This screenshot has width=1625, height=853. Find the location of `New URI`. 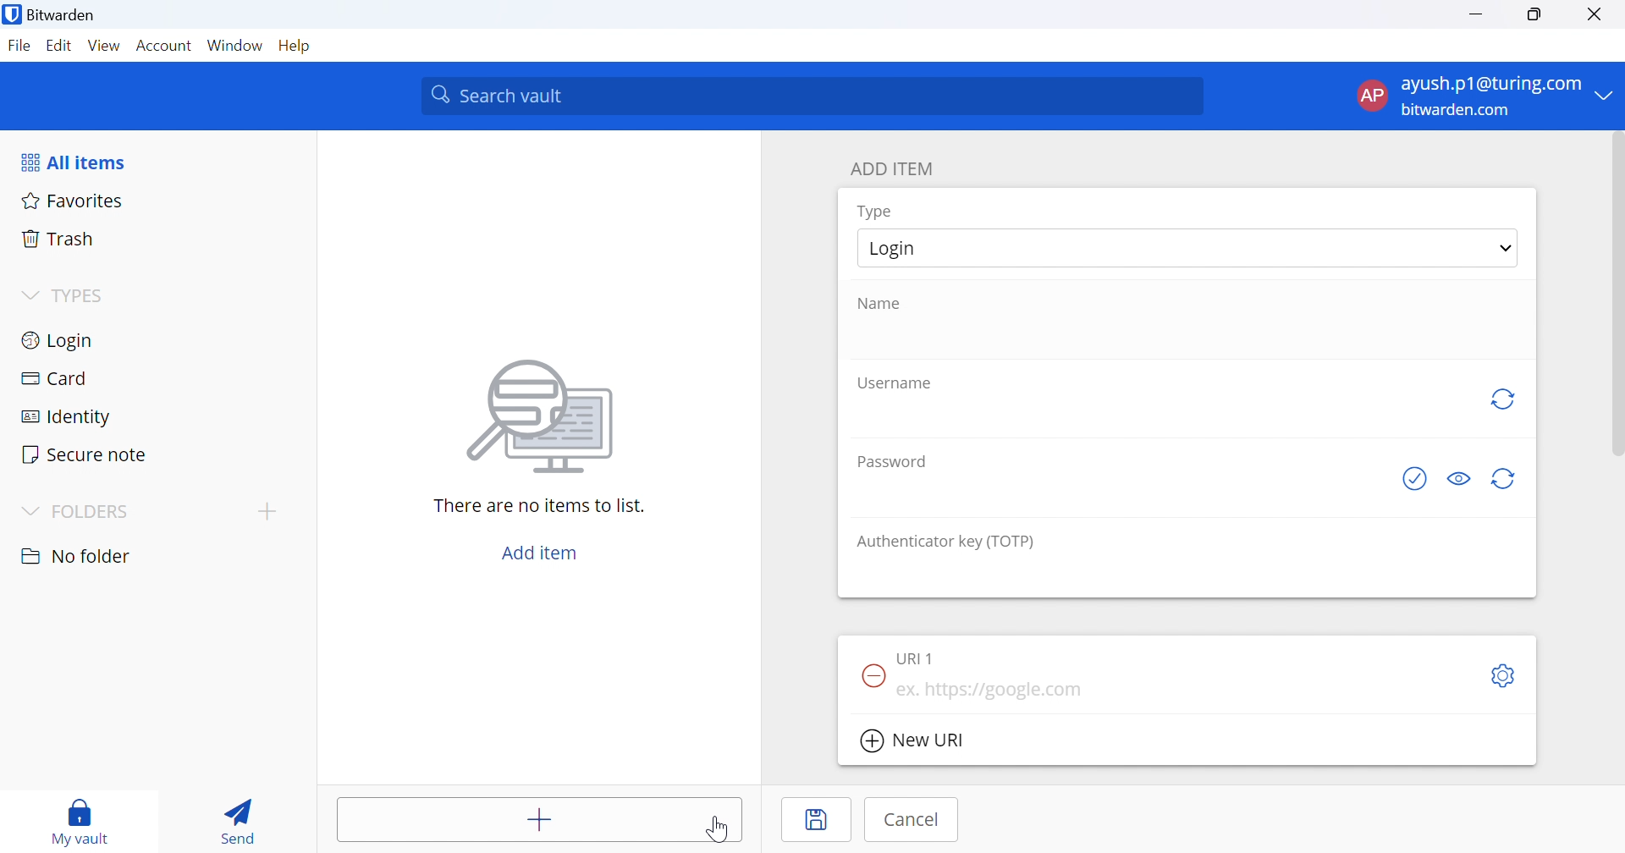

New URI is located at coordinates (912, 741).